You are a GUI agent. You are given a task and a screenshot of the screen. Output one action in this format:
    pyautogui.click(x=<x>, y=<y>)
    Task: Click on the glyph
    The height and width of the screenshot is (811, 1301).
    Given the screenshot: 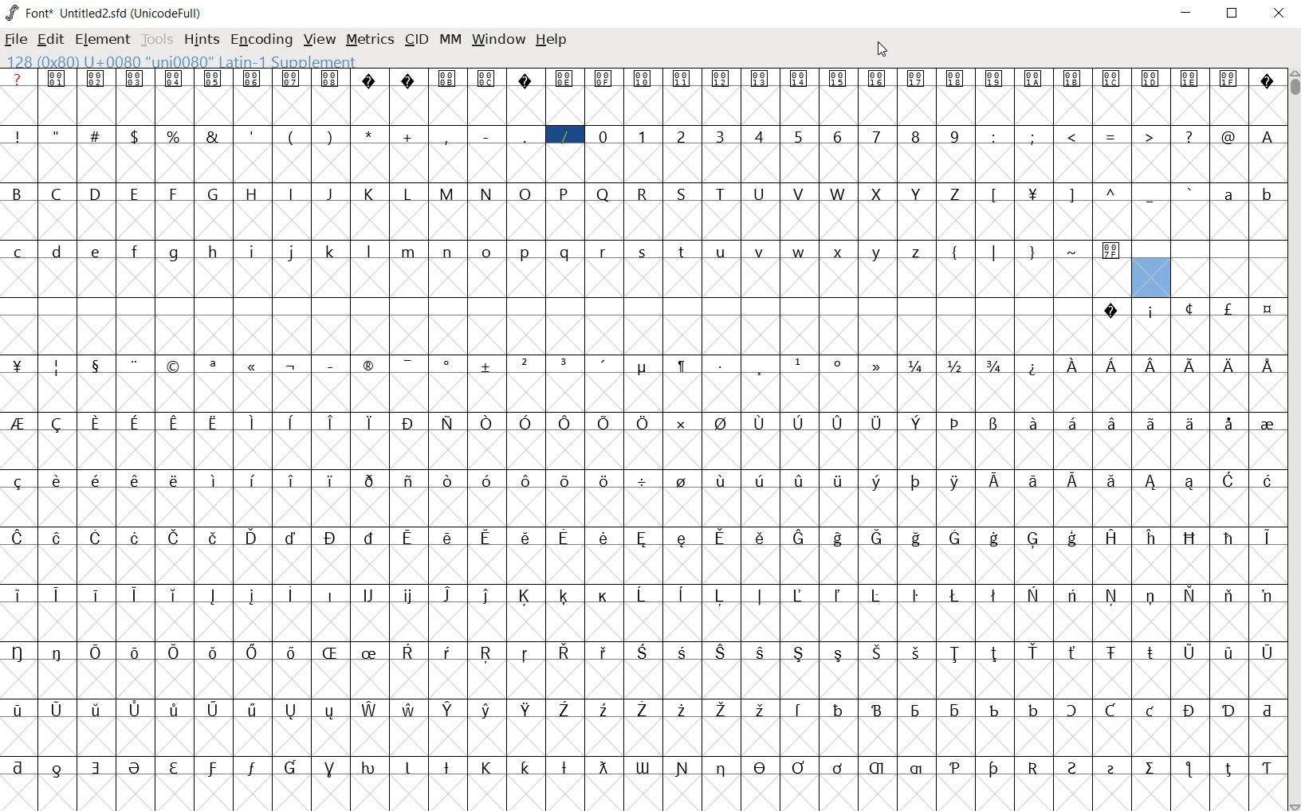 What is the action you would take?
    pyautogui.click(x=1191, y=594)
    